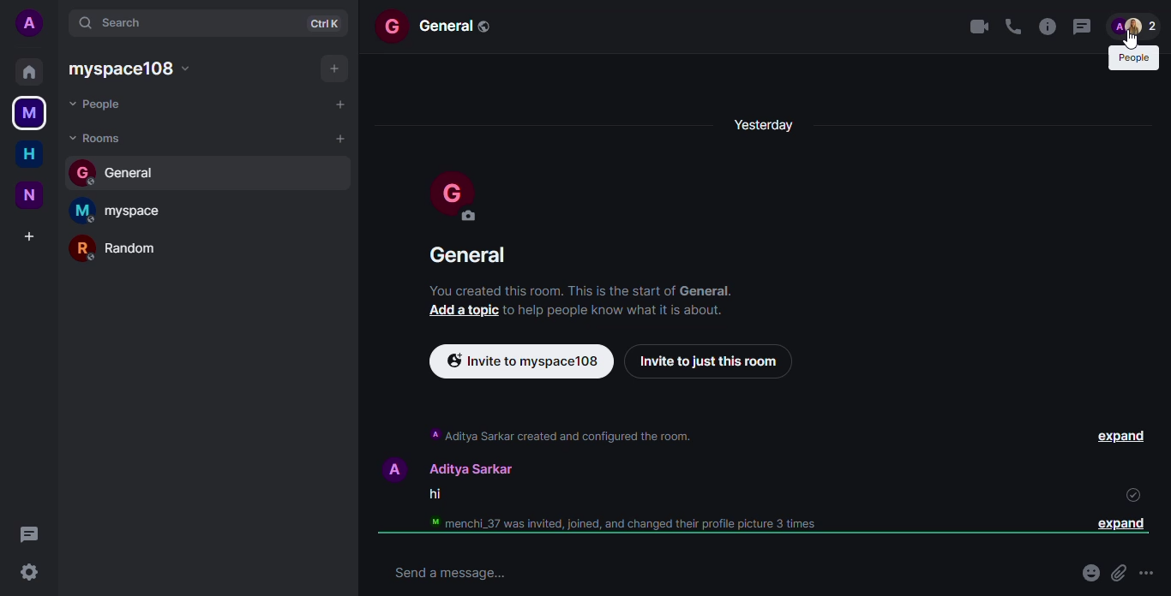 The image size is (1171, 596). Describe the element at coordinates (1118, 437) in the screenshot. I see `expand` at that location.